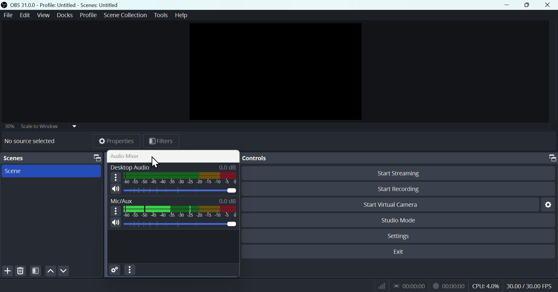  Describe the element at coordinates (64, 271) in the screenshot. I see `Down` at that location.